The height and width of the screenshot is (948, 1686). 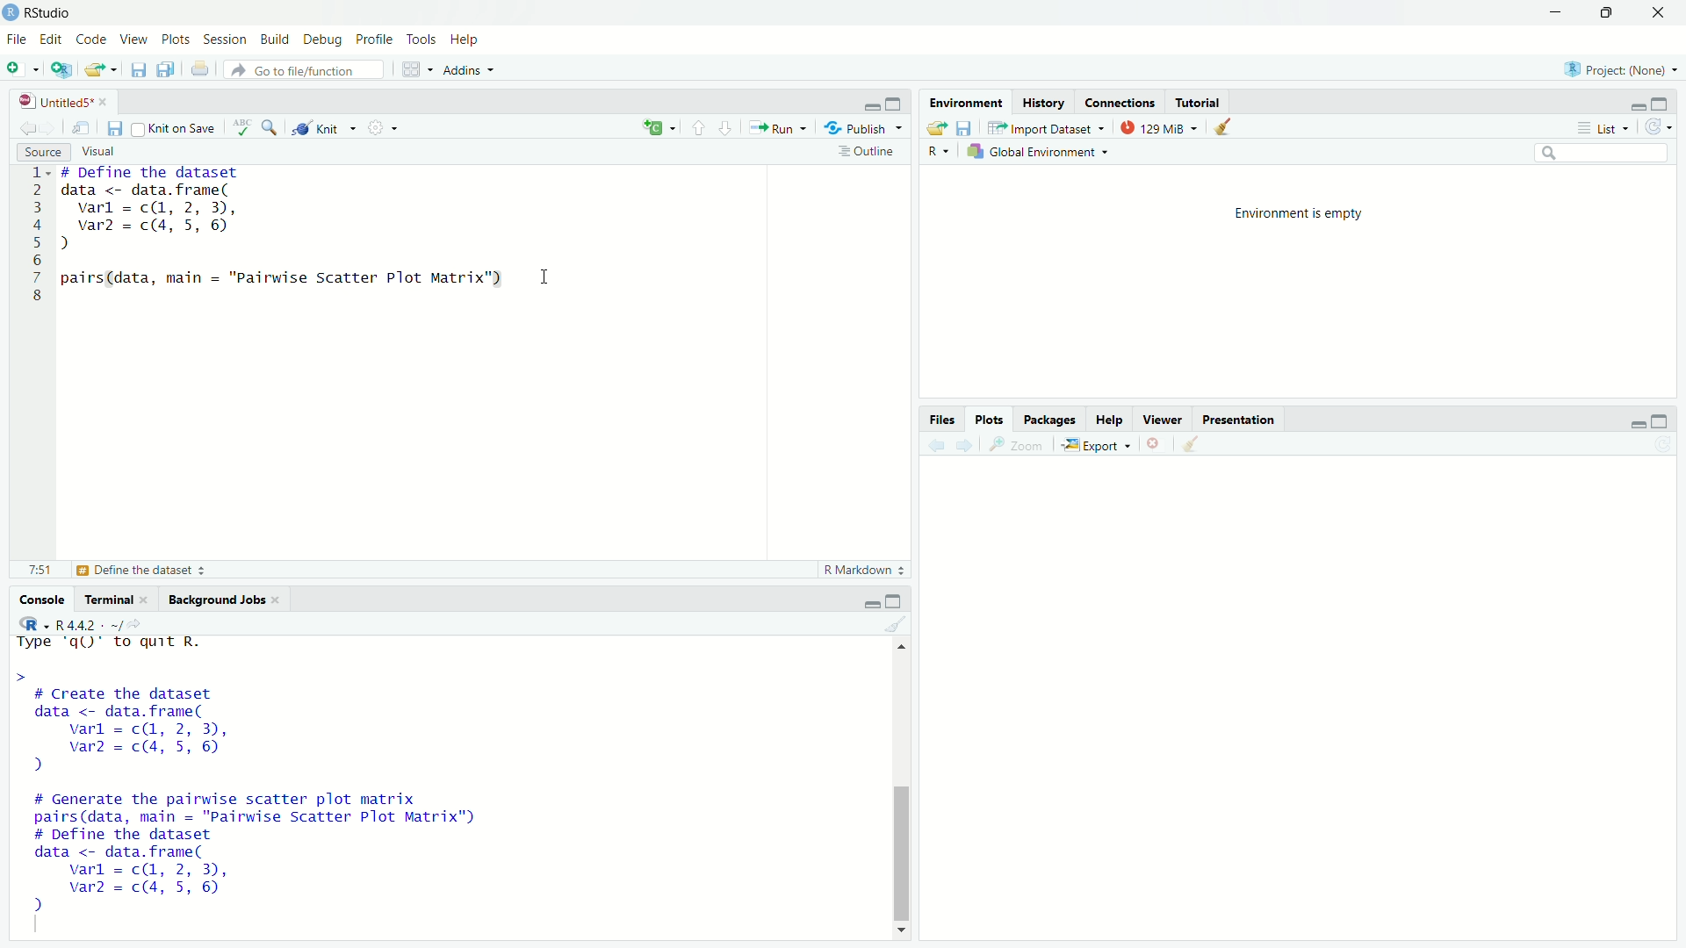 What do you see at coordinates (382, 126) in the screenshot?
I see `Settings` at bounding box center [382, 126].